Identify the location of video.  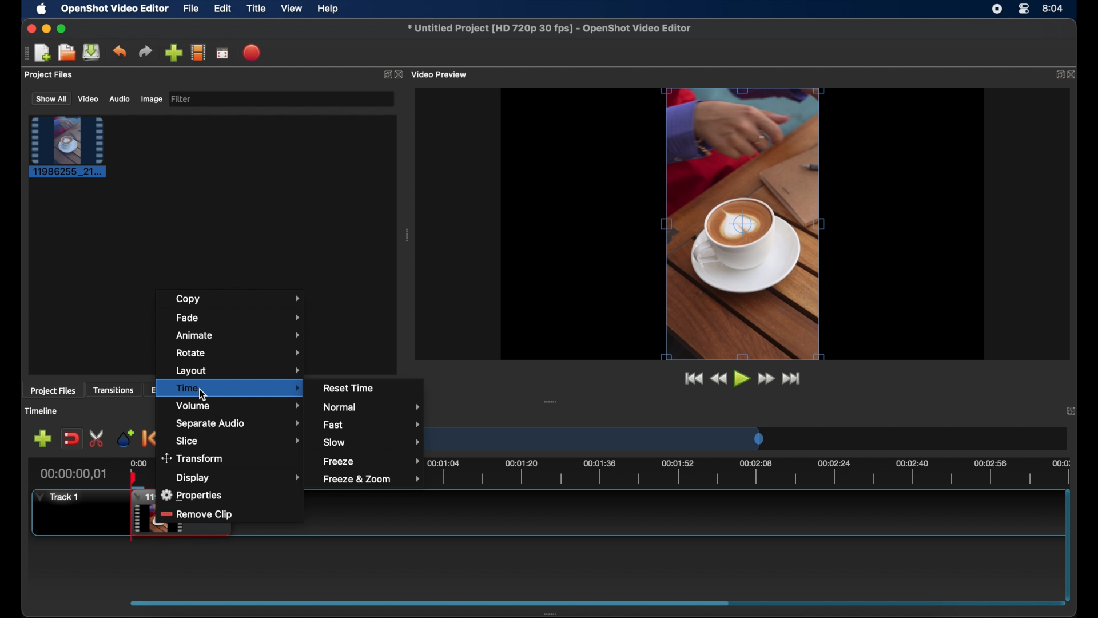
(89, 99).